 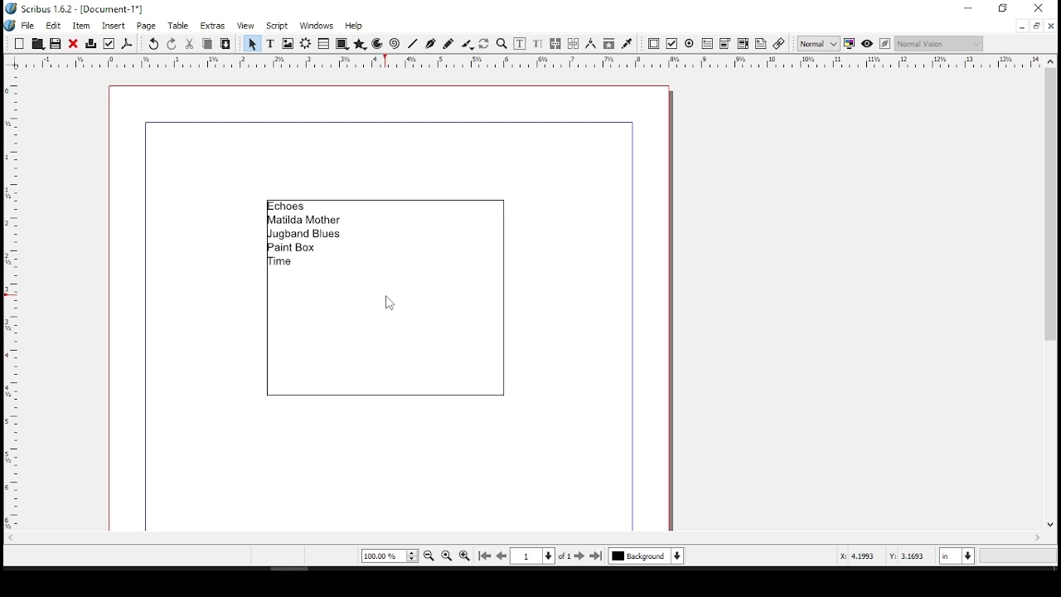 What do you see at coordinates (503, 43) in the screenshot?
I see `zoom in or out` at bounding box center [503, 43].